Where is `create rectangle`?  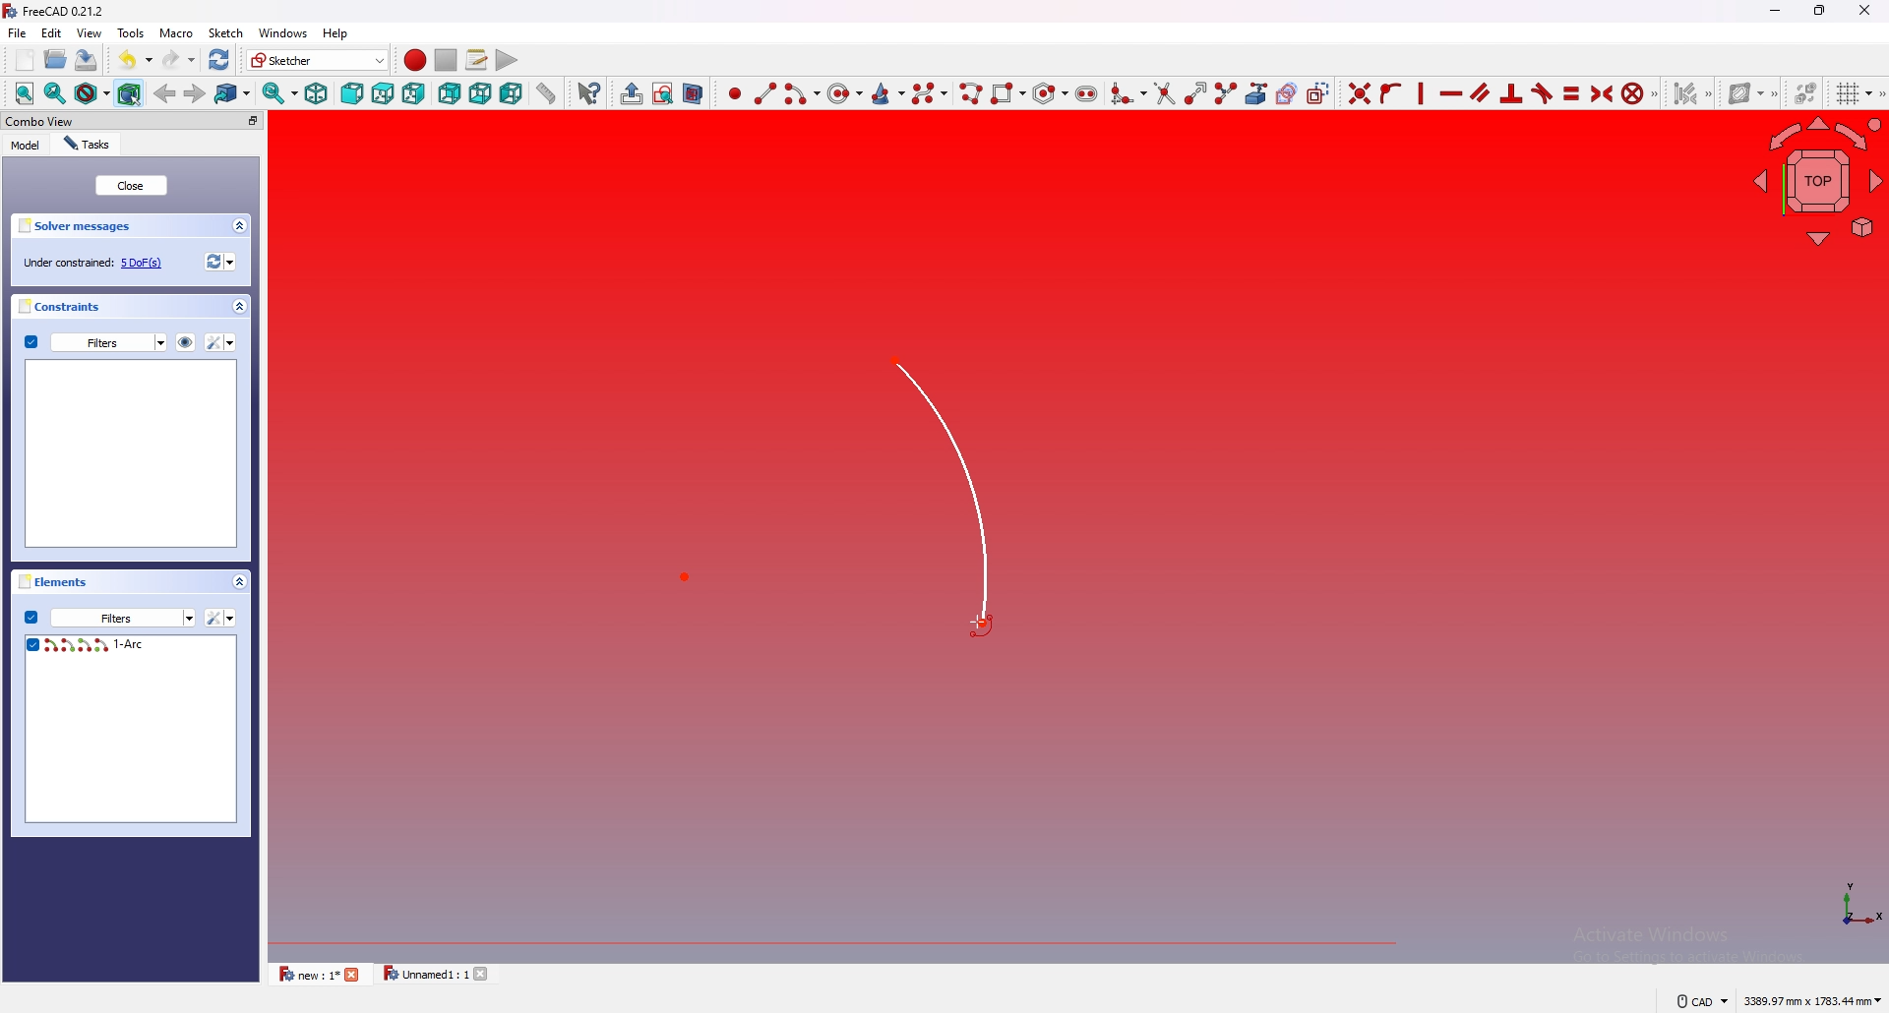
create rectangle is located at coordinates (1005, 93).